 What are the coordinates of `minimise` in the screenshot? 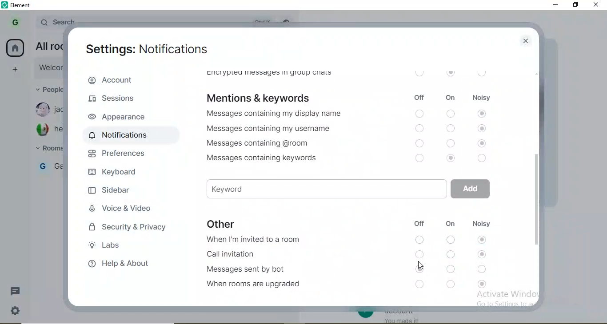 It's located at (556, 6).